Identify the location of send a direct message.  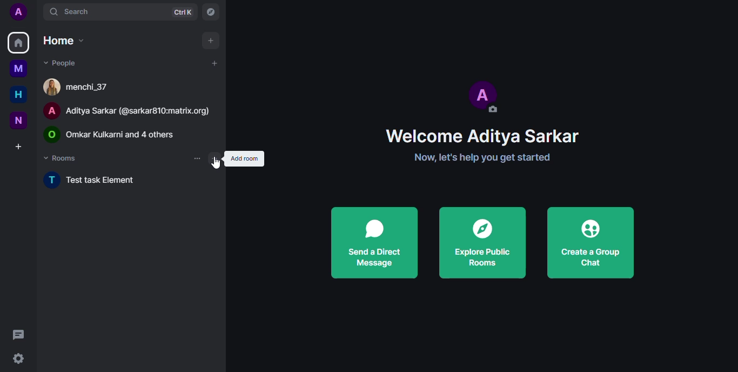
(375, 243).